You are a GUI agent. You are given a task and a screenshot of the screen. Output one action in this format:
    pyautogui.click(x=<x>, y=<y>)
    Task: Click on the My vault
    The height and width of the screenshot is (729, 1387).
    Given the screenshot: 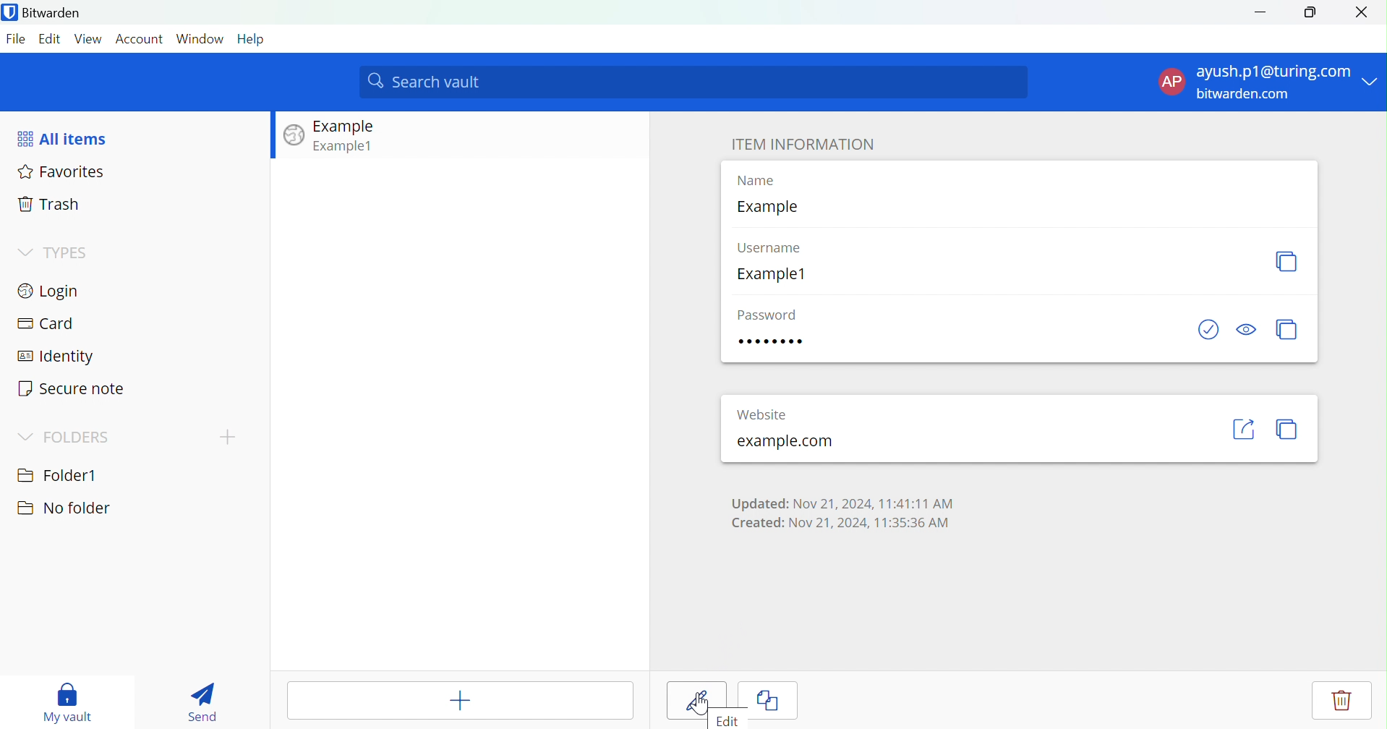 What is the action you would take?
    pyautogui.click(x=68, y=700)
    